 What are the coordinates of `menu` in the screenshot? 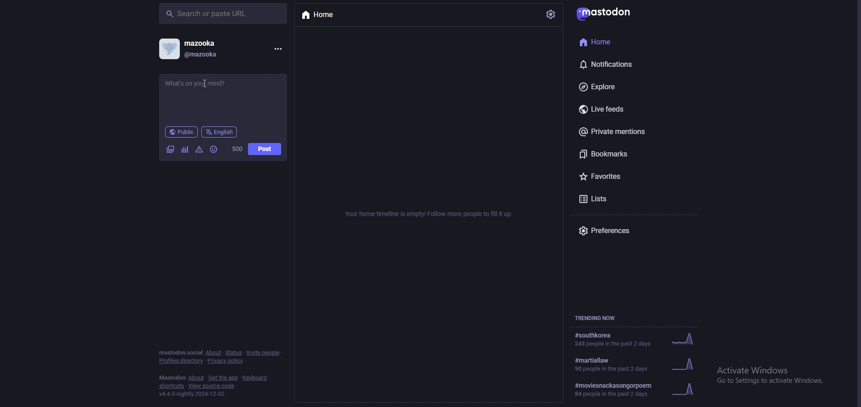 It's located at (278, 49).